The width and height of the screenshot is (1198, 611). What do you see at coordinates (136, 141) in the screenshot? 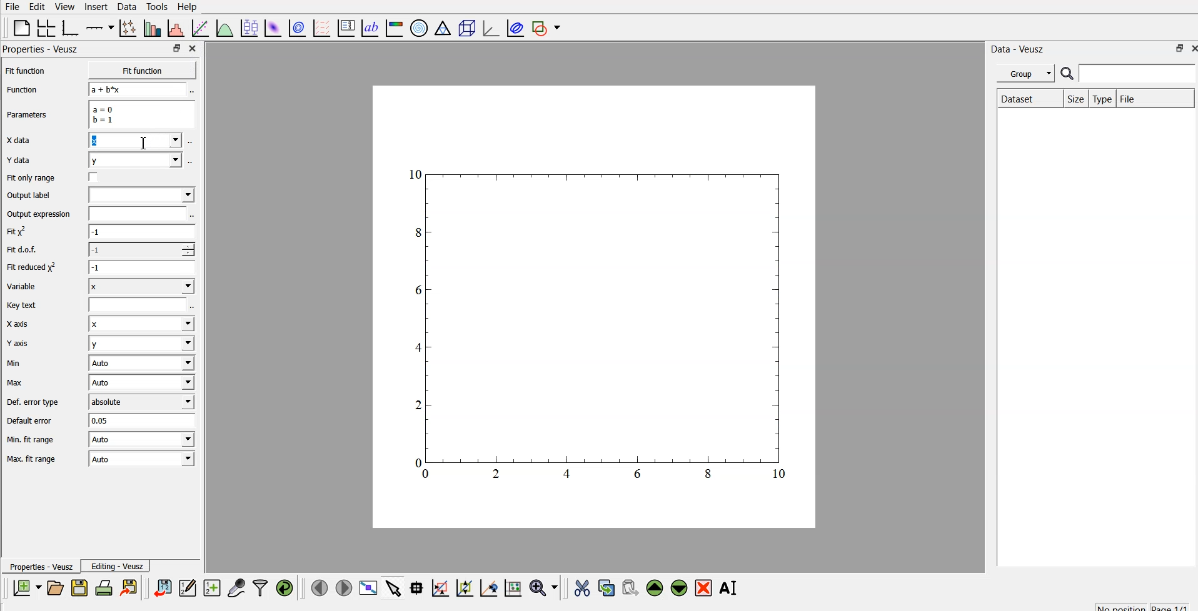
I see `x ` at bounding box center [136, 141].